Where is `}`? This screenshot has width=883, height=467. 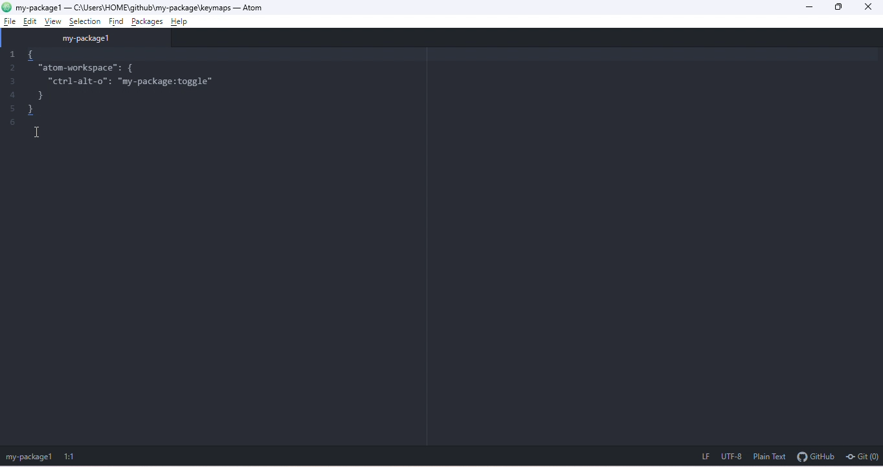
} is located at coordinates (67, 97).